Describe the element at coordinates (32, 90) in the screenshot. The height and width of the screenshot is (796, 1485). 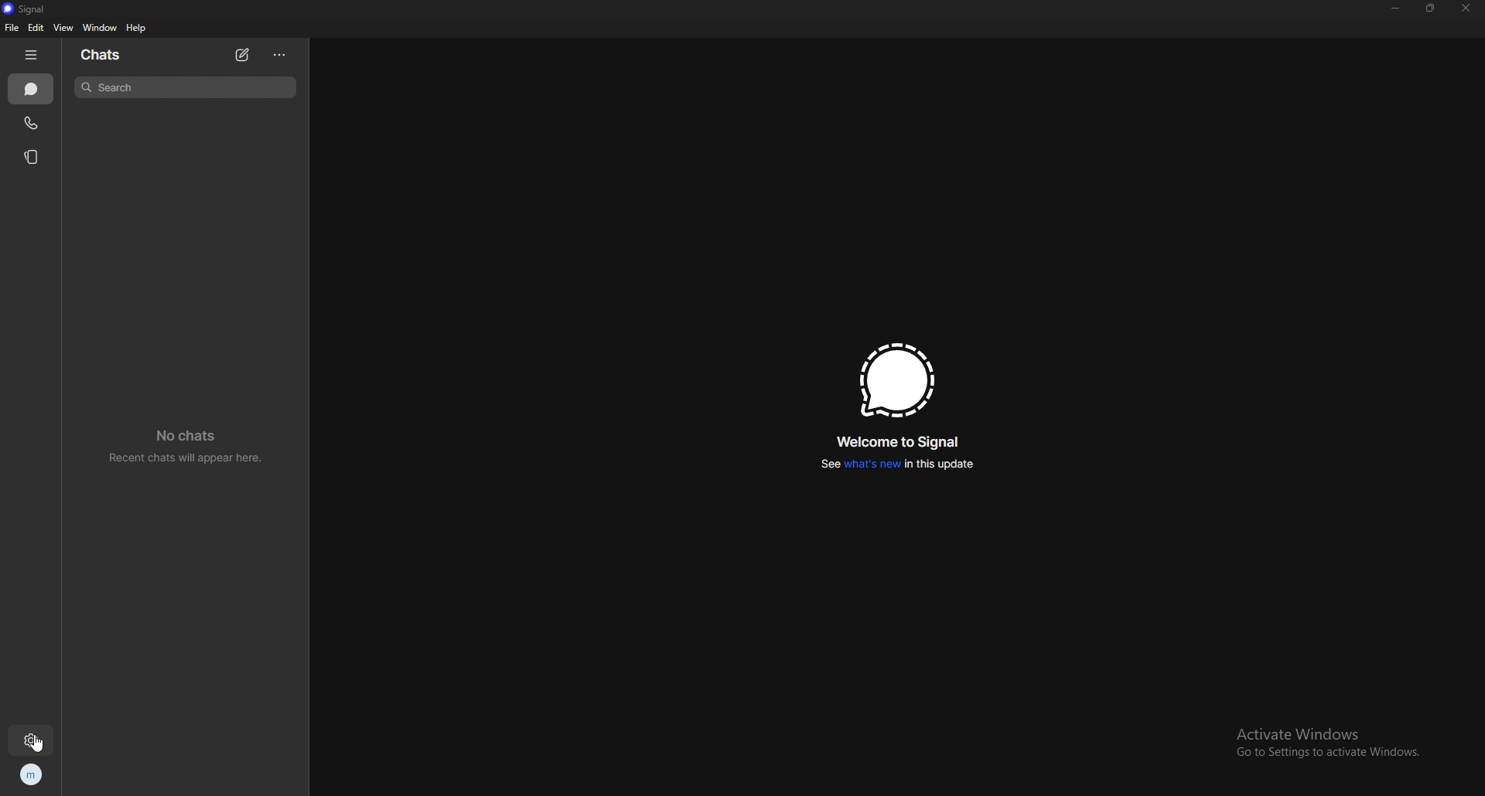
I see `chats` at that location.